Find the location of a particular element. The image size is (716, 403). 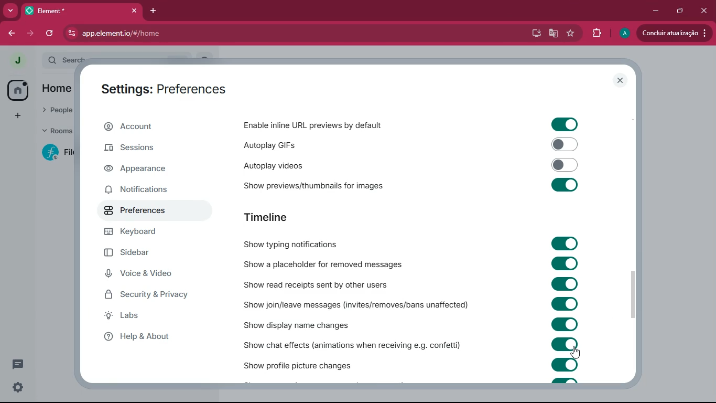

desktop is located at coordinates (534, 34).